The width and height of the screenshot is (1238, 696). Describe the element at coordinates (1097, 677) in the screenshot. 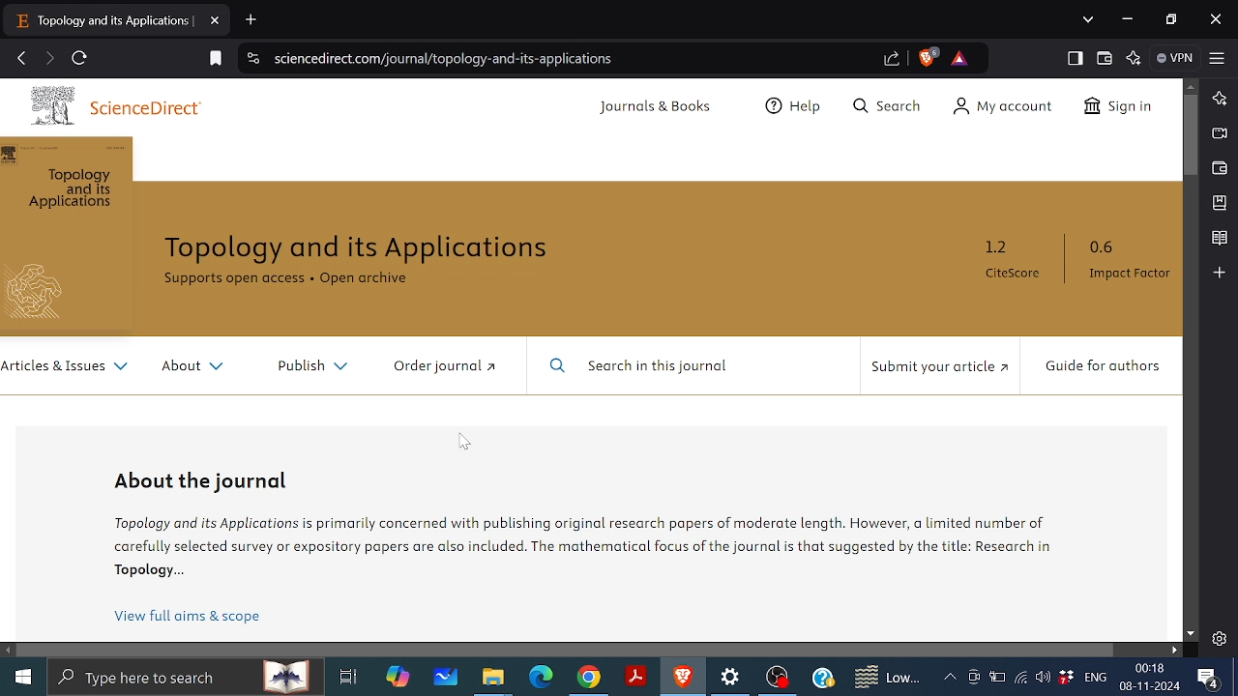

I see `ENG` at that location.